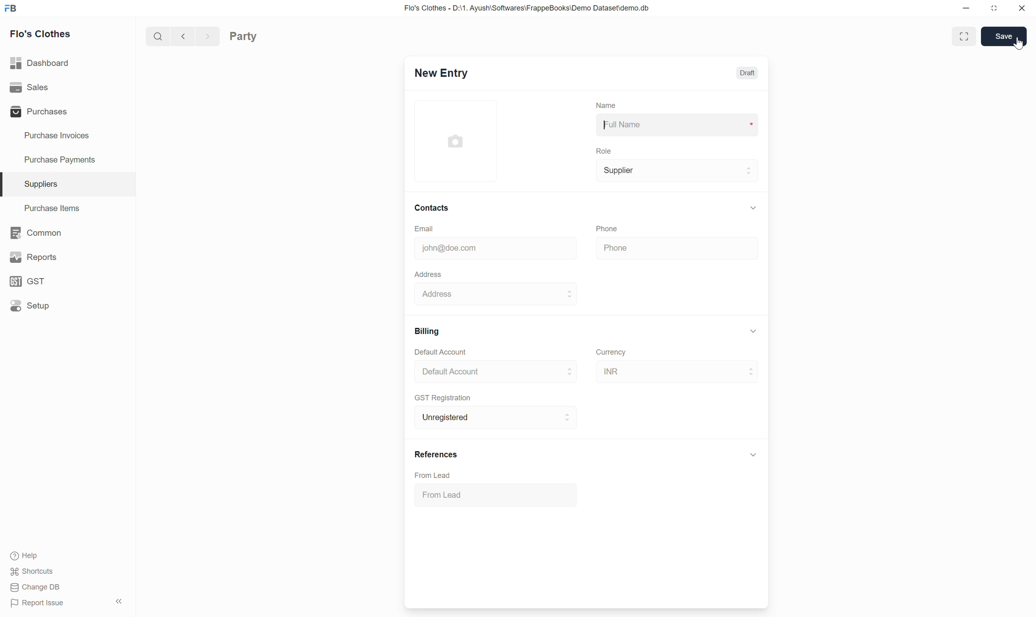 This screenshot has width=1036, height=617. Describe the element at coordinates (496, 248) in the screenshot. I see `john@doe.com` at that location.